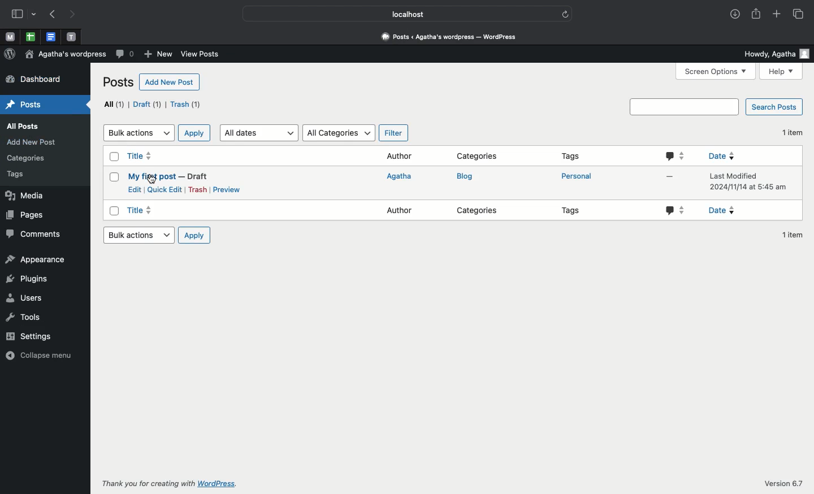 This screenshot has width=814, height=494. Describe the element at coordinates (25, 317) in the screenshot. I see `Tools` at that location.